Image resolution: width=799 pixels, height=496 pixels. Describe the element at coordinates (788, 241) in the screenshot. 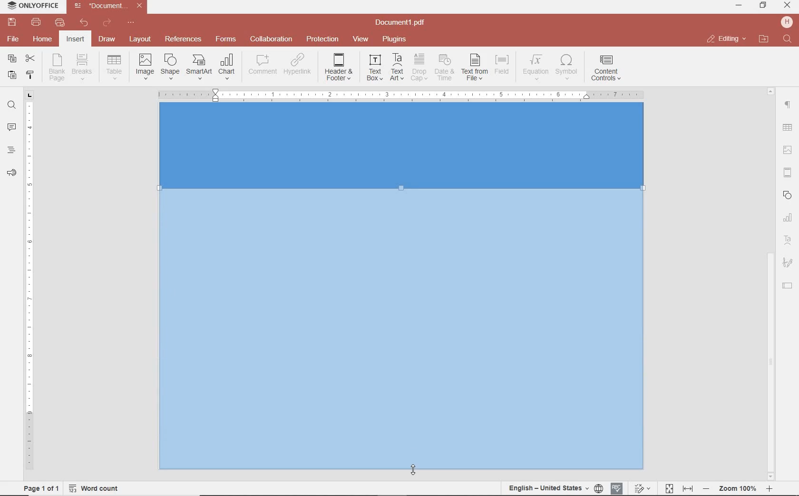

I see `TEXT ART` at that location.